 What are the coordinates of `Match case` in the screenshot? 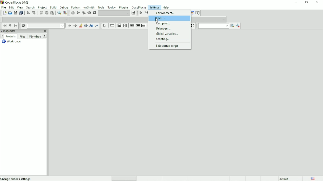 It's located at (91, 26).